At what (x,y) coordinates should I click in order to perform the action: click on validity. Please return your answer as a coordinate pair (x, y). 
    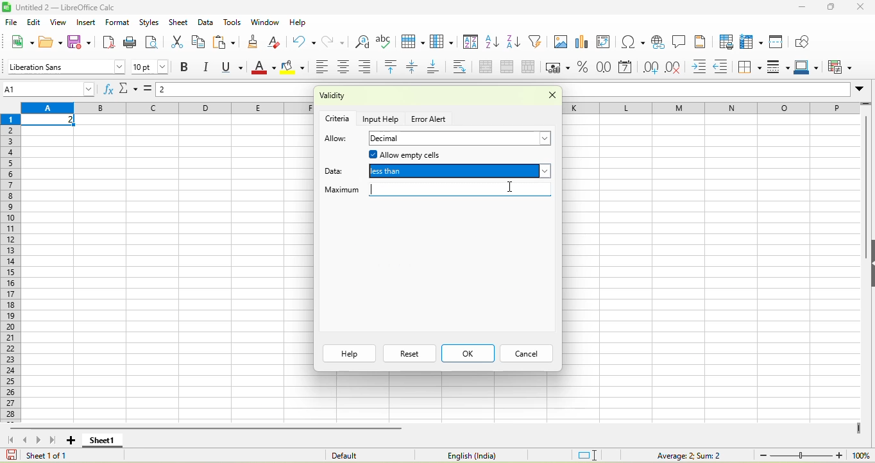
    Looking at the image, I should click on (367, 97).